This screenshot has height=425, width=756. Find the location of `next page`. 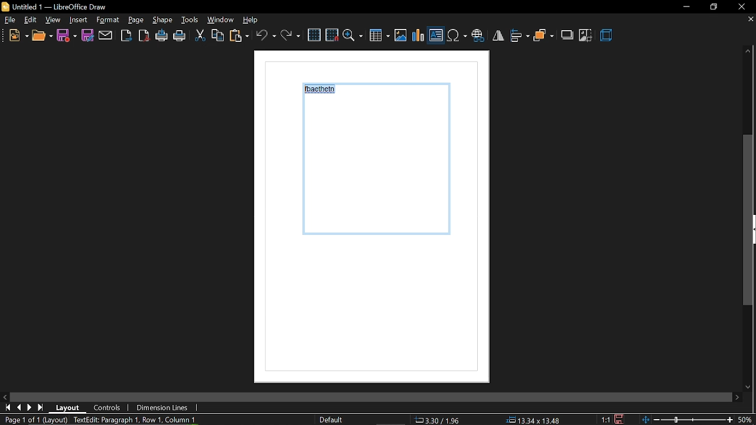

next page is located at coordinates (30, 407).